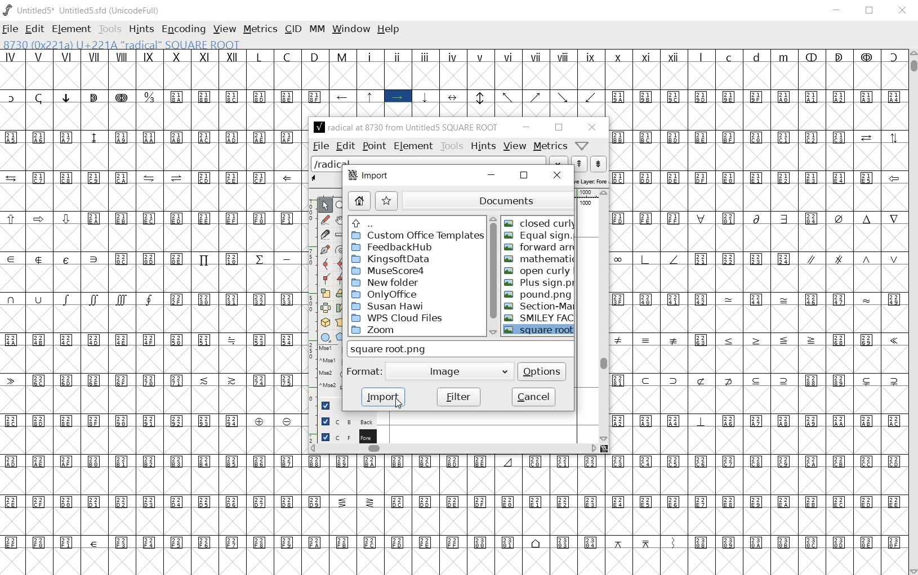 This screenshot has width=918, height=575. What do you see at coordinates (903, 10) in the screenshot?
I see `CLOSE` at bounding box center [903, 10].